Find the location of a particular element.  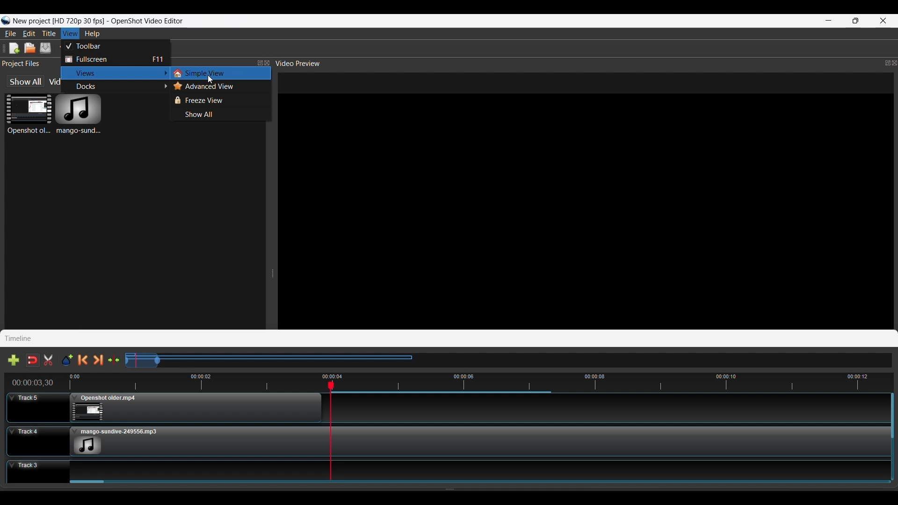

New Project  is located at coordinates (14, 48).